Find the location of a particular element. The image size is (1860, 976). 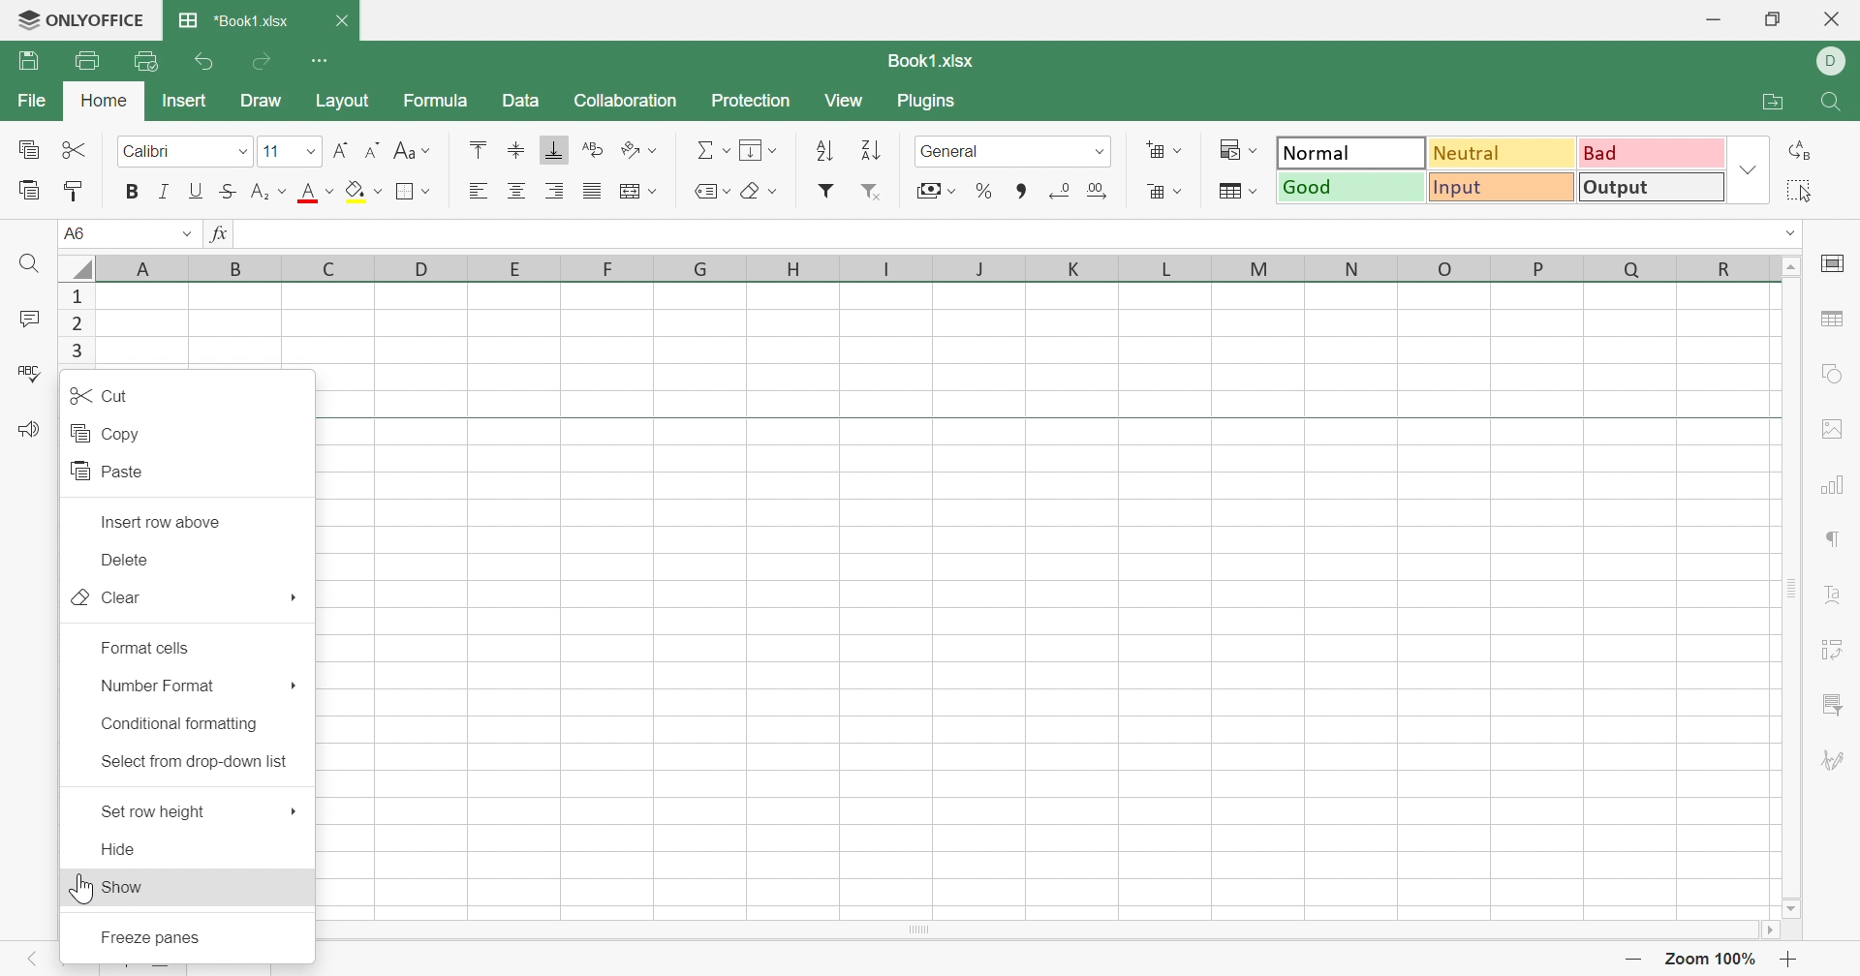

Book1.xlsx is located at coordinates (937, 61).